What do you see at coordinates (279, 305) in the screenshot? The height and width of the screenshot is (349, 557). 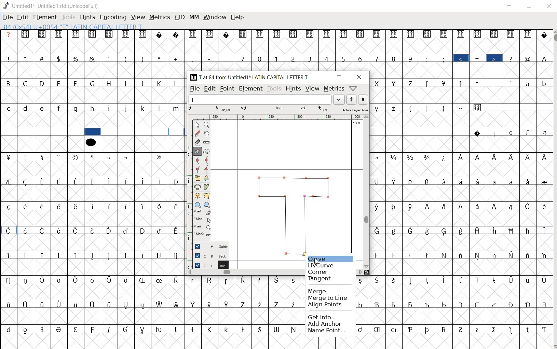 I see `Symbol` at bounding box center [279, 305].